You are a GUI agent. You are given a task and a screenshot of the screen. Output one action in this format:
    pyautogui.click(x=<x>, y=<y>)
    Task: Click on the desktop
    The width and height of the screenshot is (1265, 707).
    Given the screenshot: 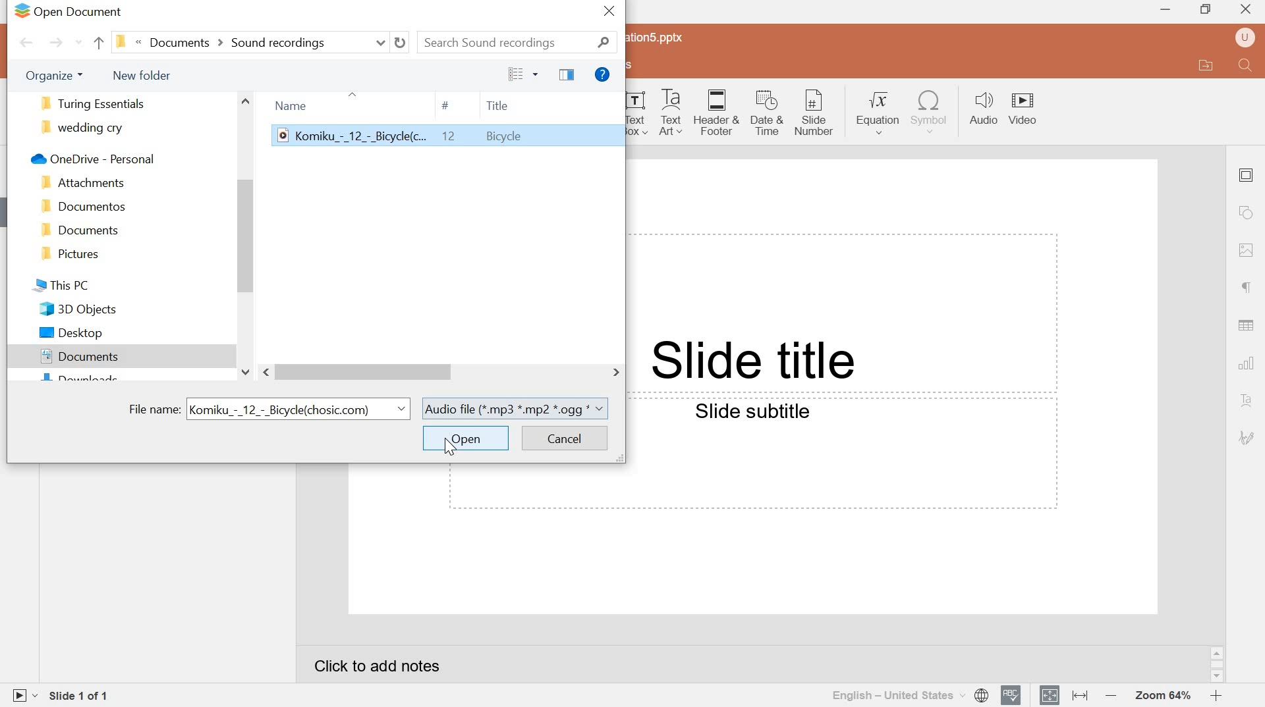 What is the action you would take?
    pyautogui.click(x=73, y=333)
    